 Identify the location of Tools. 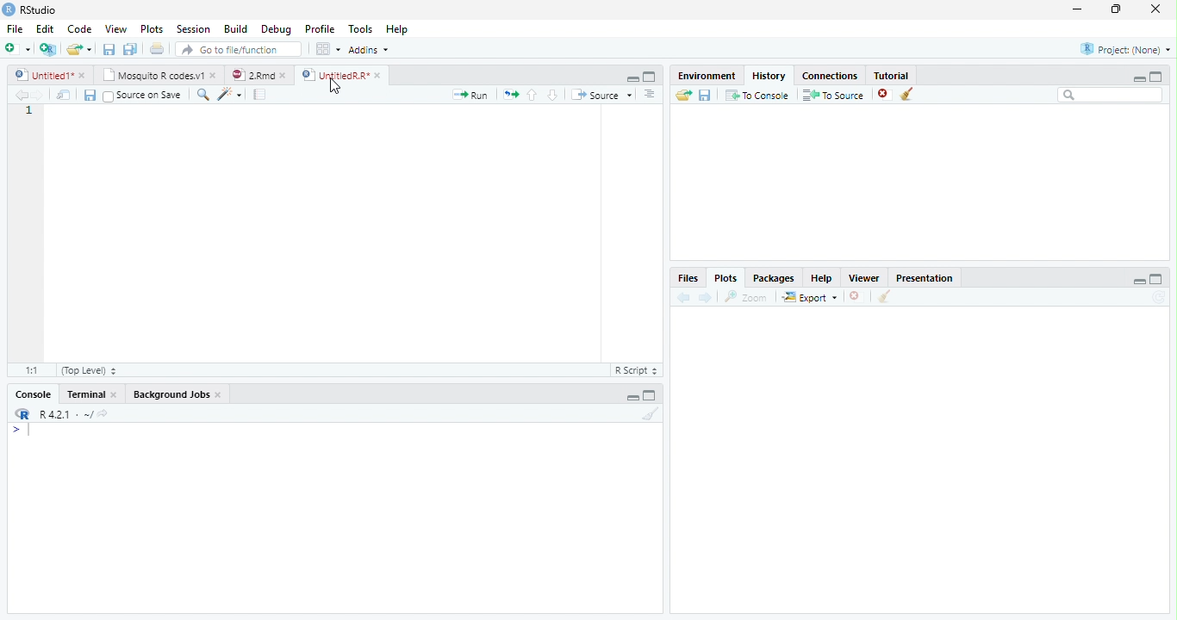
(360, 30).